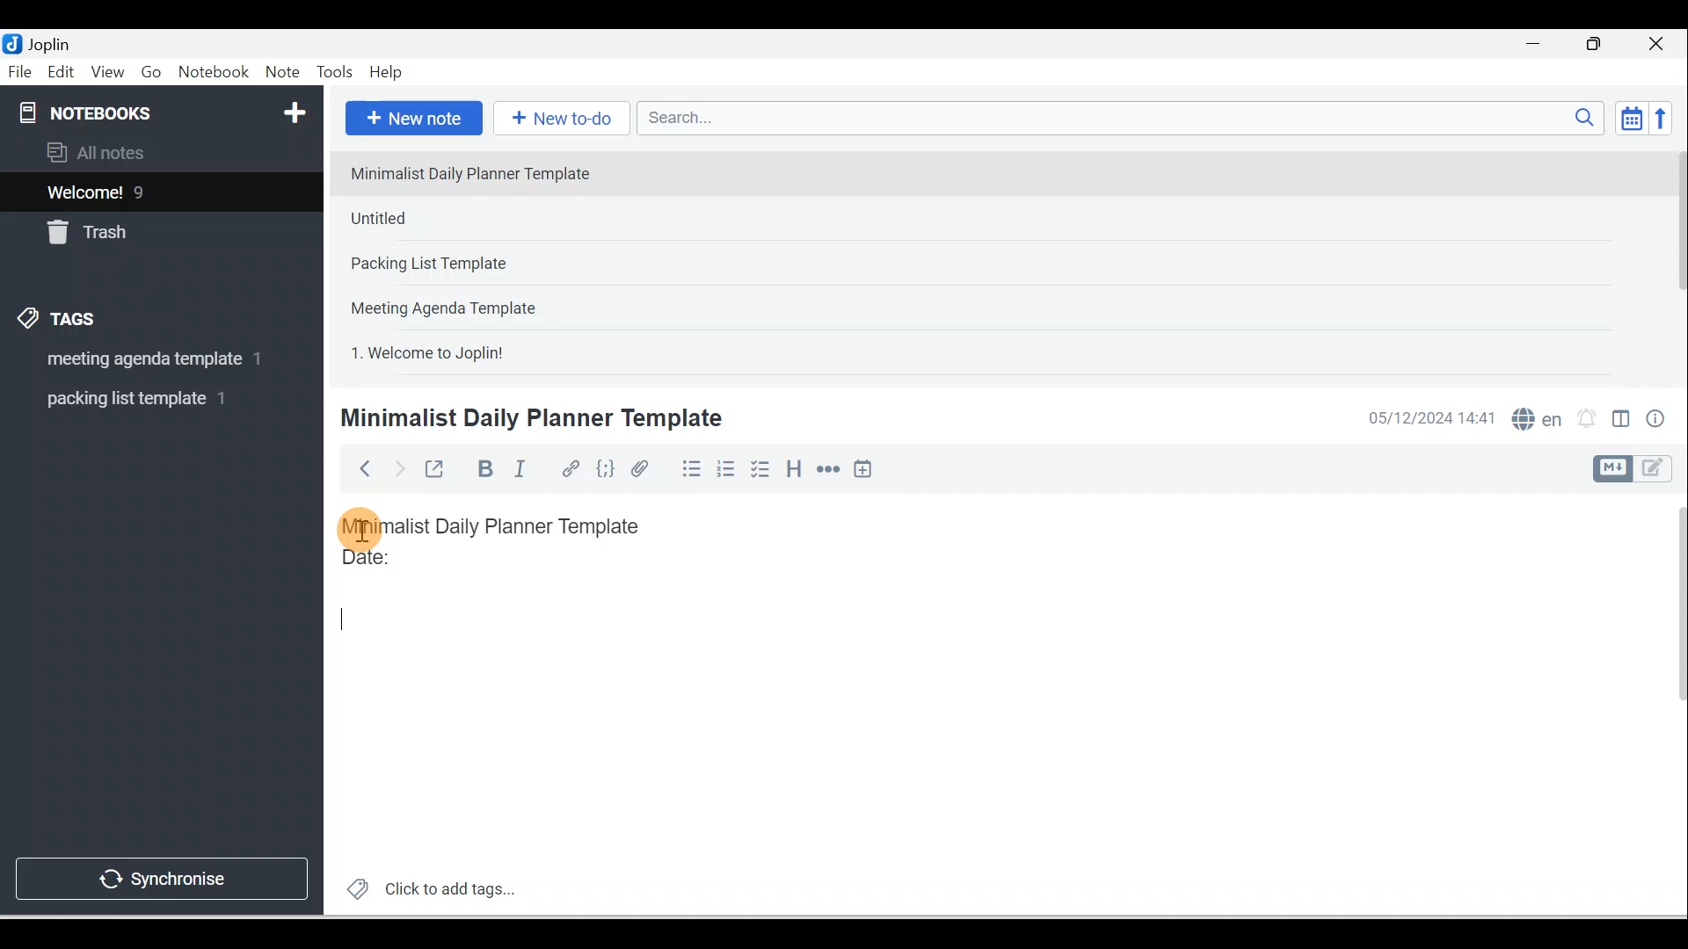 The image size is (1688, 949). Describe the element at coordinates (1533, 417) in the screenshot. I see `Spelling` at that location.